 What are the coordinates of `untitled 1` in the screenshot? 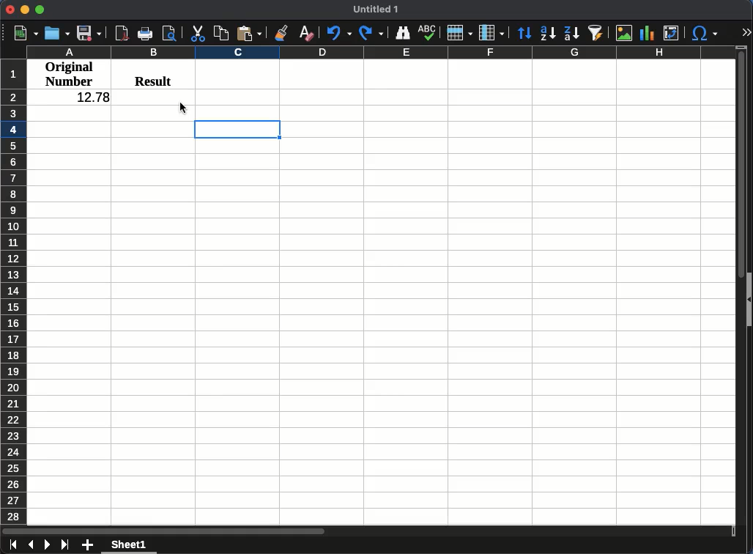 It's located at (377, 9).